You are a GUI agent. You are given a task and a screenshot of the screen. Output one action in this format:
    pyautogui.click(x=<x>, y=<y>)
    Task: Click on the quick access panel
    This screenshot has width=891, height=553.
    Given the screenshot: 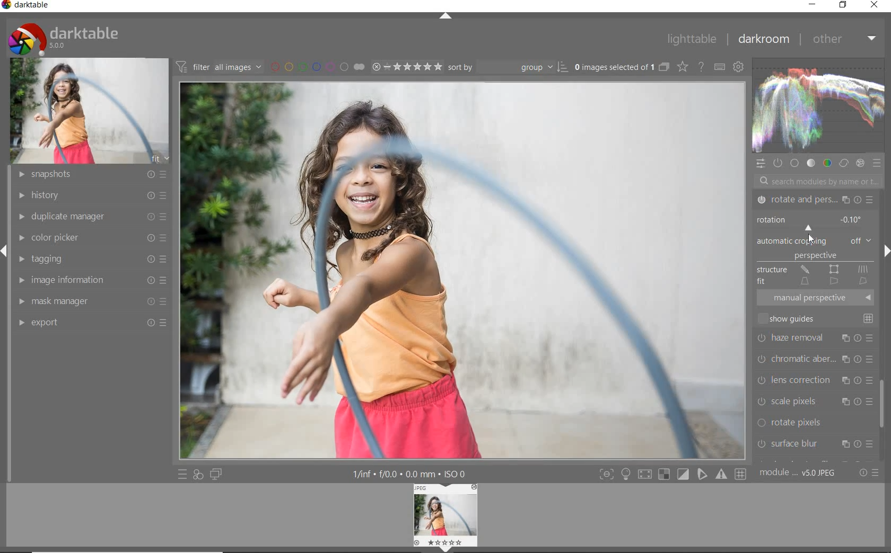 What is the action you would take?
    pyautogui.click(x=759, y=165)
    